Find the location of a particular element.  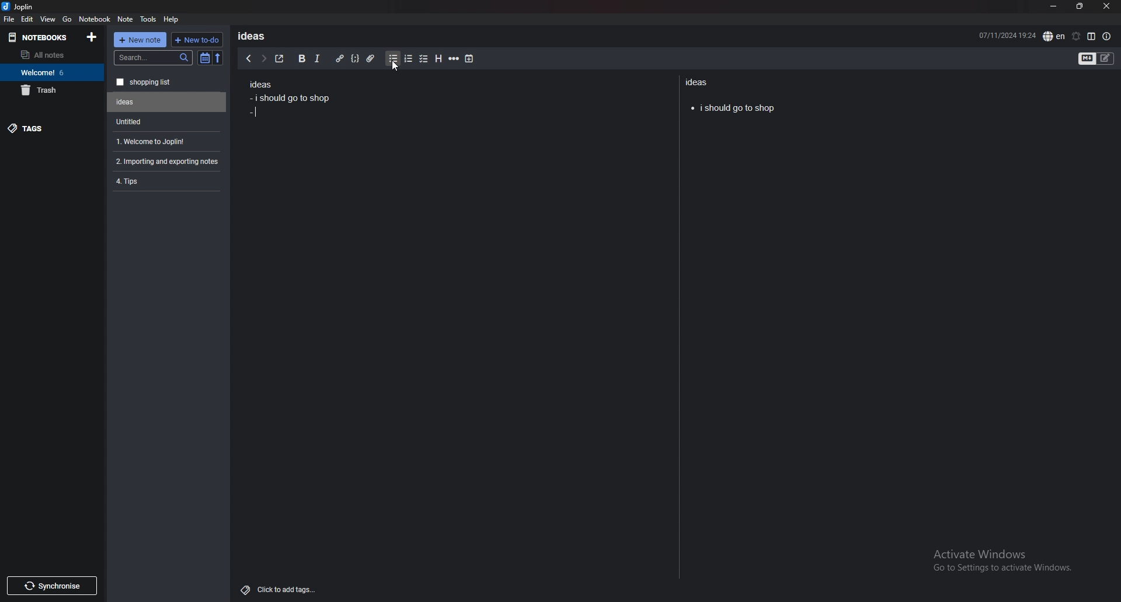

checkbox is located at coordinates (424, 60).